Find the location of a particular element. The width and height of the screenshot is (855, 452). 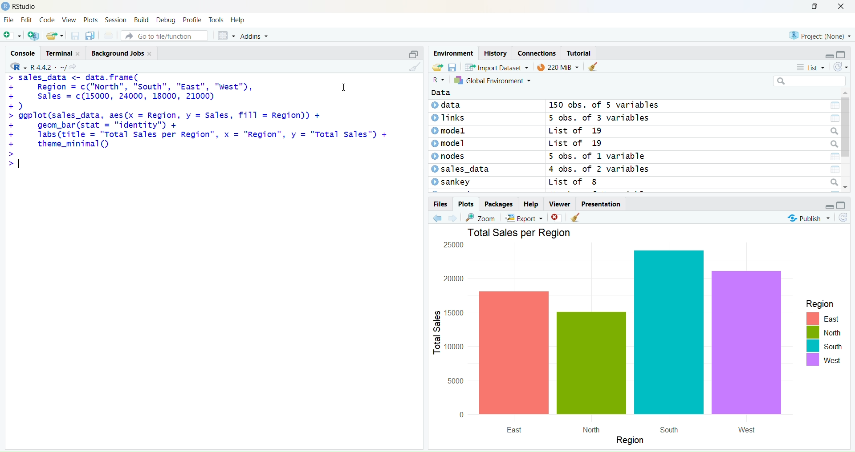

List is located at coordinates (811, 68).